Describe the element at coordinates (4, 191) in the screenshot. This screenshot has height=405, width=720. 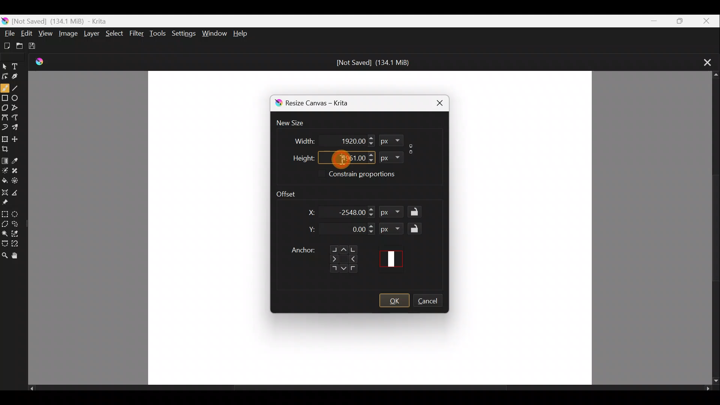
I see `Assistant tool` at that location.